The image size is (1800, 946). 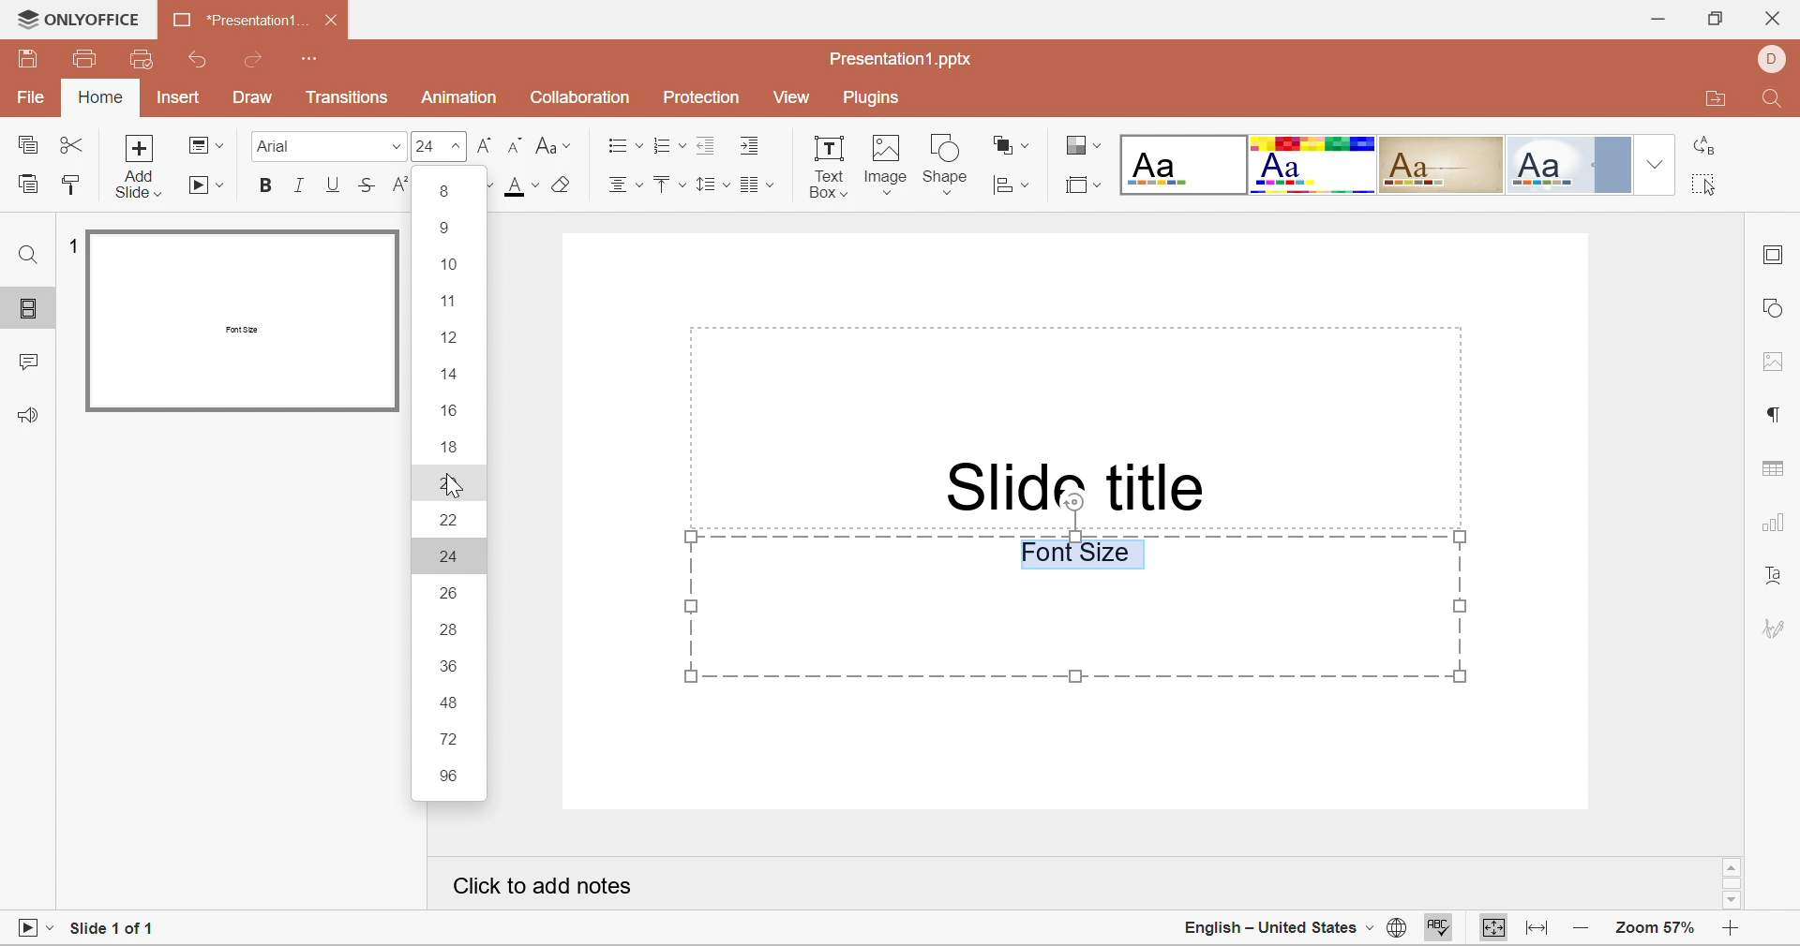 I want to click on Align center, so click(x=626, y=189).